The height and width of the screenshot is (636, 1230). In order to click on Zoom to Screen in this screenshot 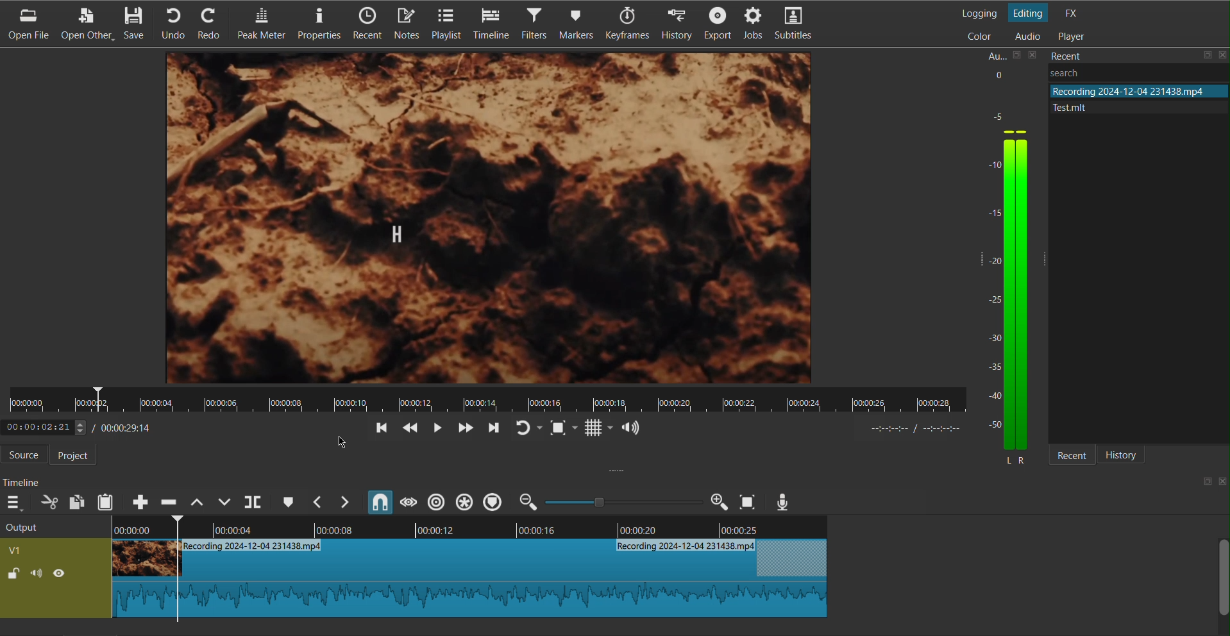, I will do `click(746, 501)`.